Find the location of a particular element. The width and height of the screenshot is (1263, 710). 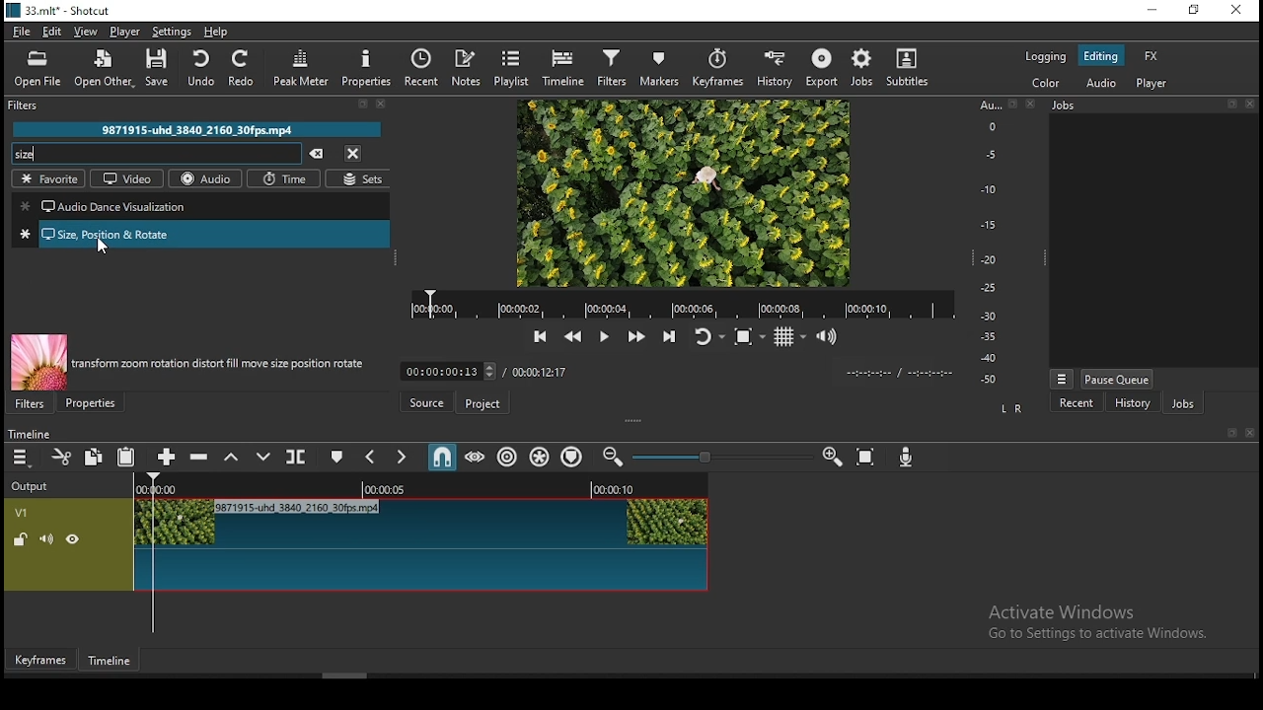

history is located at coordinates (1133, 403).